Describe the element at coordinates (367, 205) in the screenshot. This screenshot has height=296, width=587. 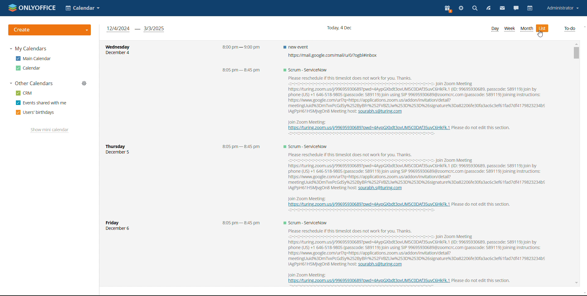
I see `bttps:/turing.zoom.us/)/99695930689?pwd=4AypGXbdt3ovUMSCODAF3SUVCEHKFK,` at that location.